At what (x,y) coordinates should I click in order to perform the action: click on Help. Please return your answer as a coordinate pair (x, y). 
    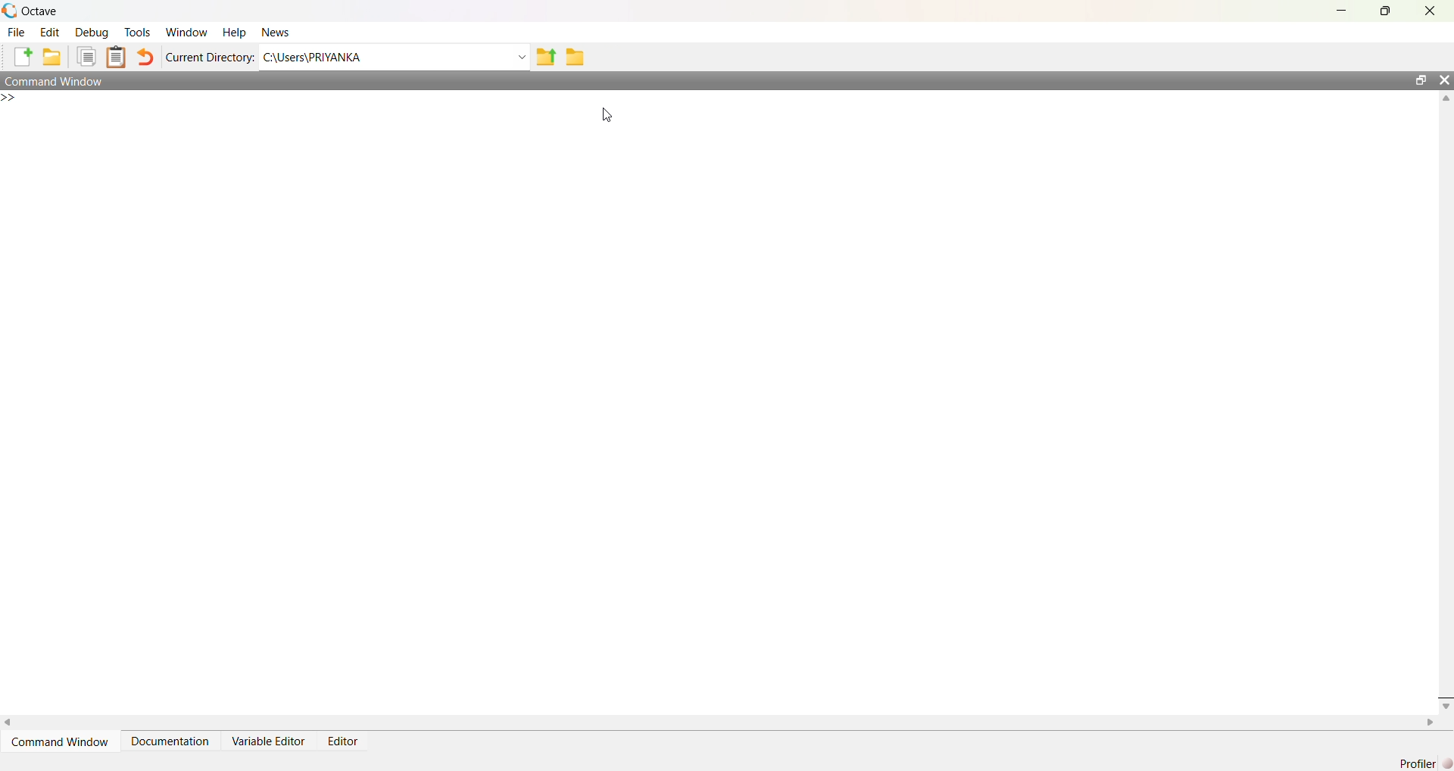
    Looking at the image, I should click on (233, 33).